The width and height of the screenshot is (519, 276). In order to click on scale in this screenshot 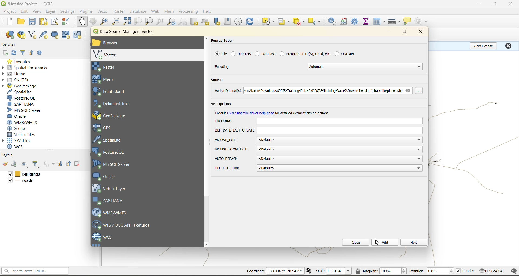, I will do `click(338, 271)`.